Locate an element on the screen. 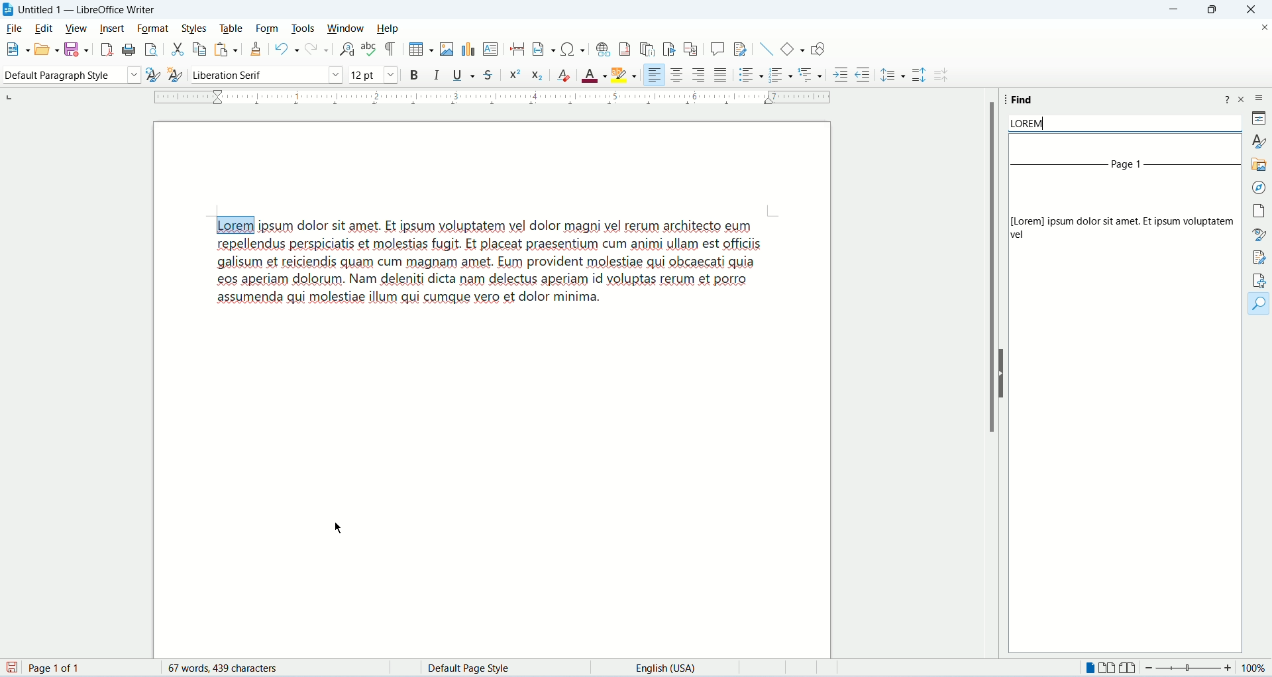 The height and width of the screenshot is (677, 1272). default page style is located at coordinates (474, 668).